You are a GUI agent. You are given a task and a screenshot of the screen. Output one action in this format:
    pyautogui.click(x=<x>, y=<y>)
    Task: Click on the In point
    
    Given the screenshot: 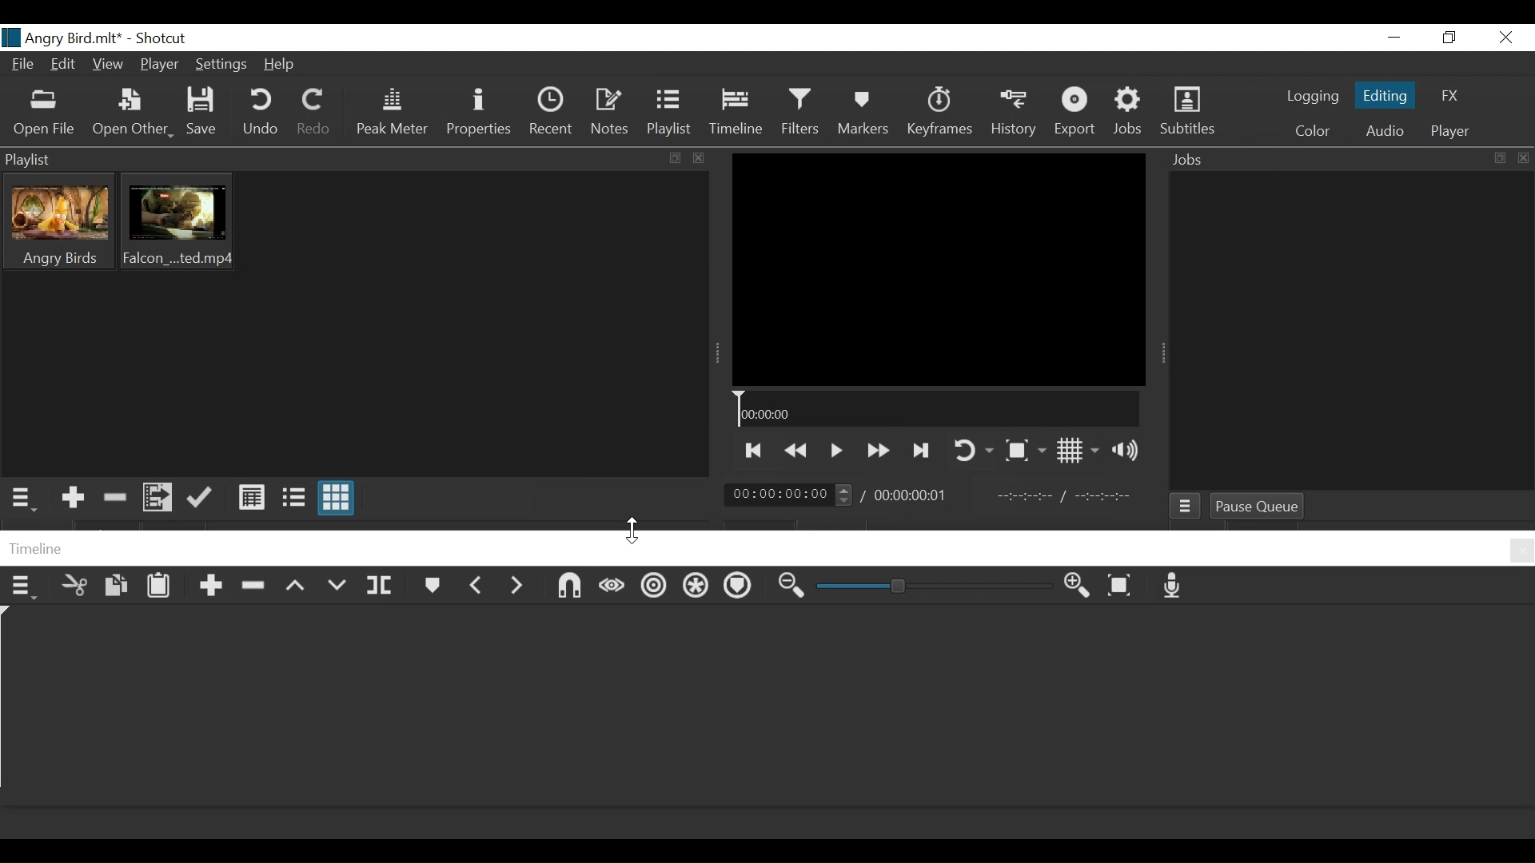 What is the action you would take?
    pyautogui.click(x=1061, y=495)
    